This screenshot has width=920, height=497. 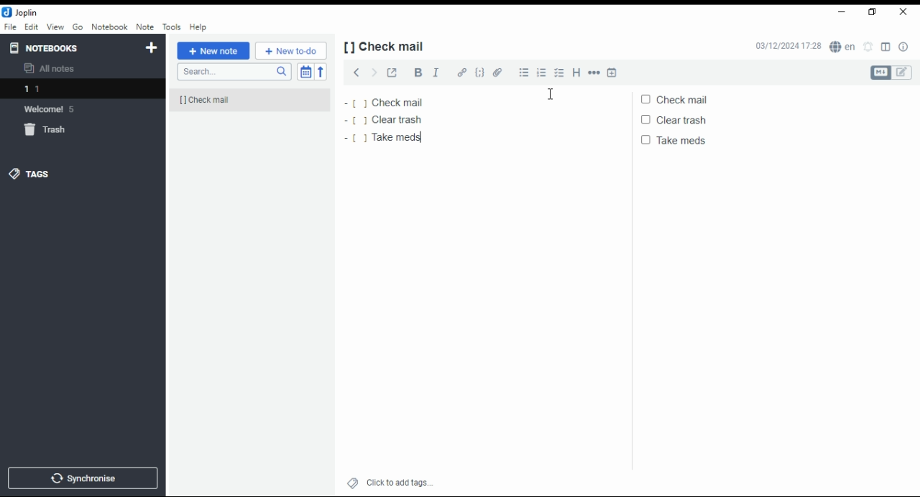 What do you see at coordinates (577, 73) in the screenshot?
I see `heading` at bounding box center [577, 73].